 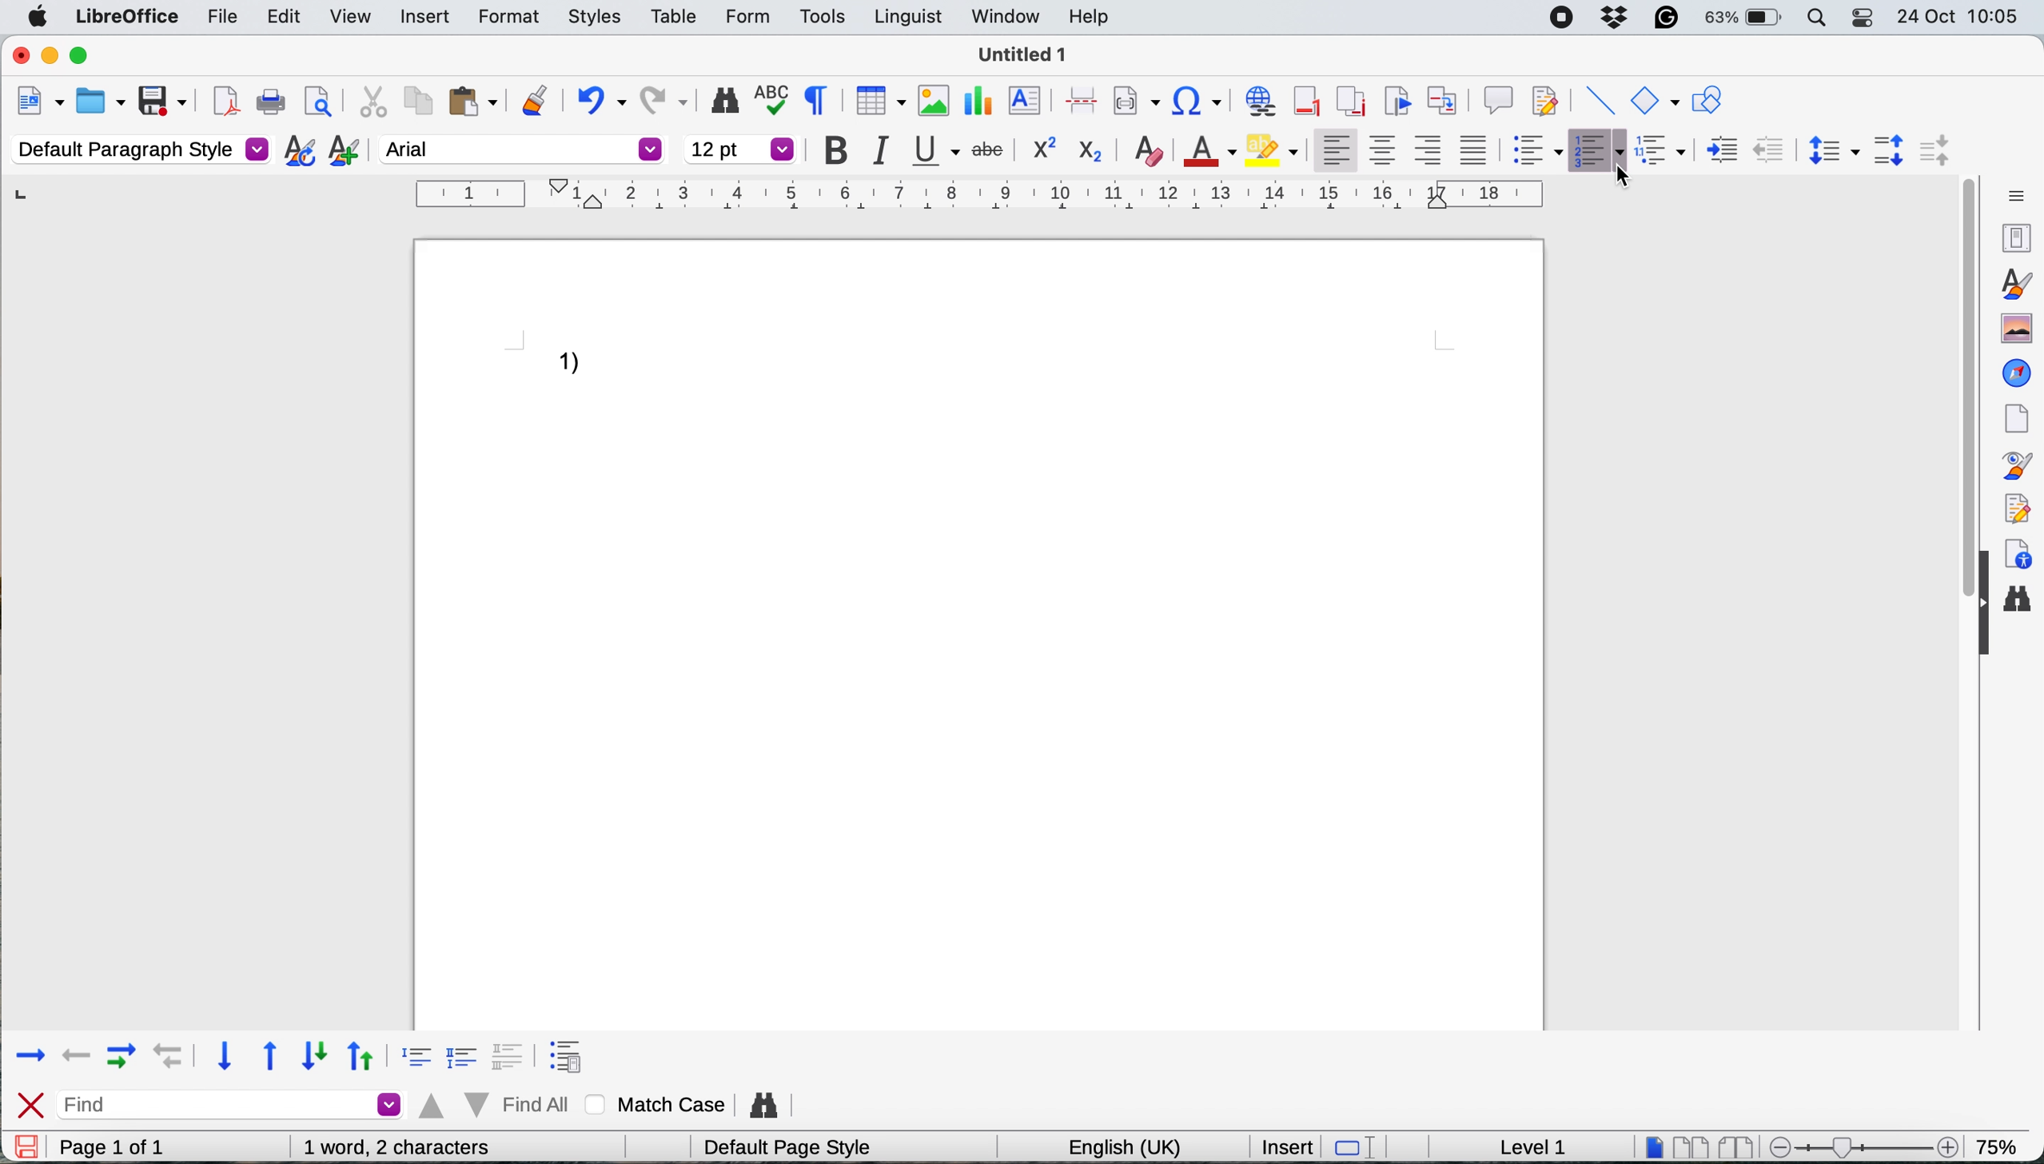 What do you see at coordinates (822, 17) in the screenshot?
I see `tools` at bounding box center [822, 17].